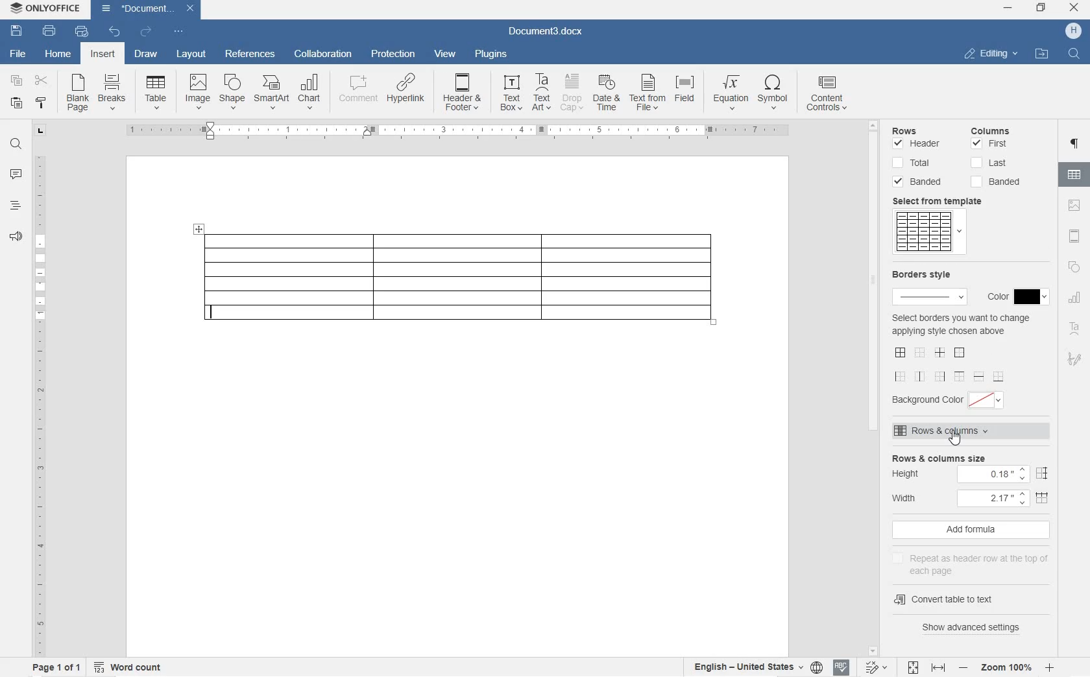 The height and width of the screenshot is (677, 1090). Describe the element at coordinates (731, 95) in the screenshot. I see `EQUATION` at that location.